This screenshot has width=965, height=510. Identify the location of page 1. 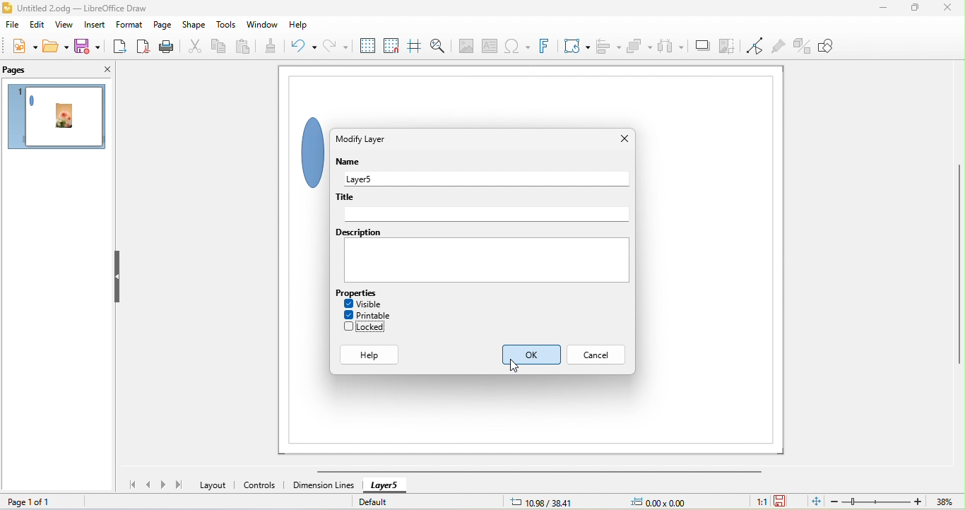
(59, 119).